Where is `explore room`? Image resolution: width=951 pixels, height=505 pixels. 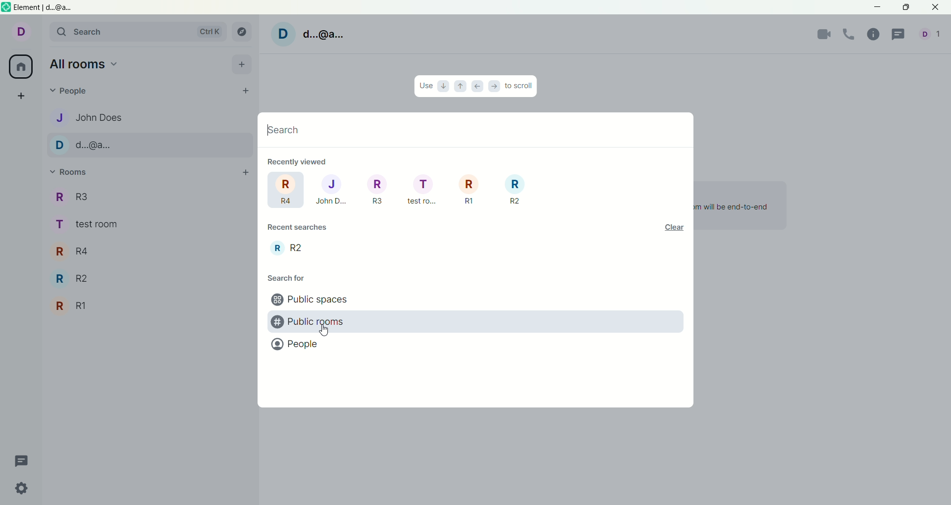
explore room is located at coordinates (242, 31).